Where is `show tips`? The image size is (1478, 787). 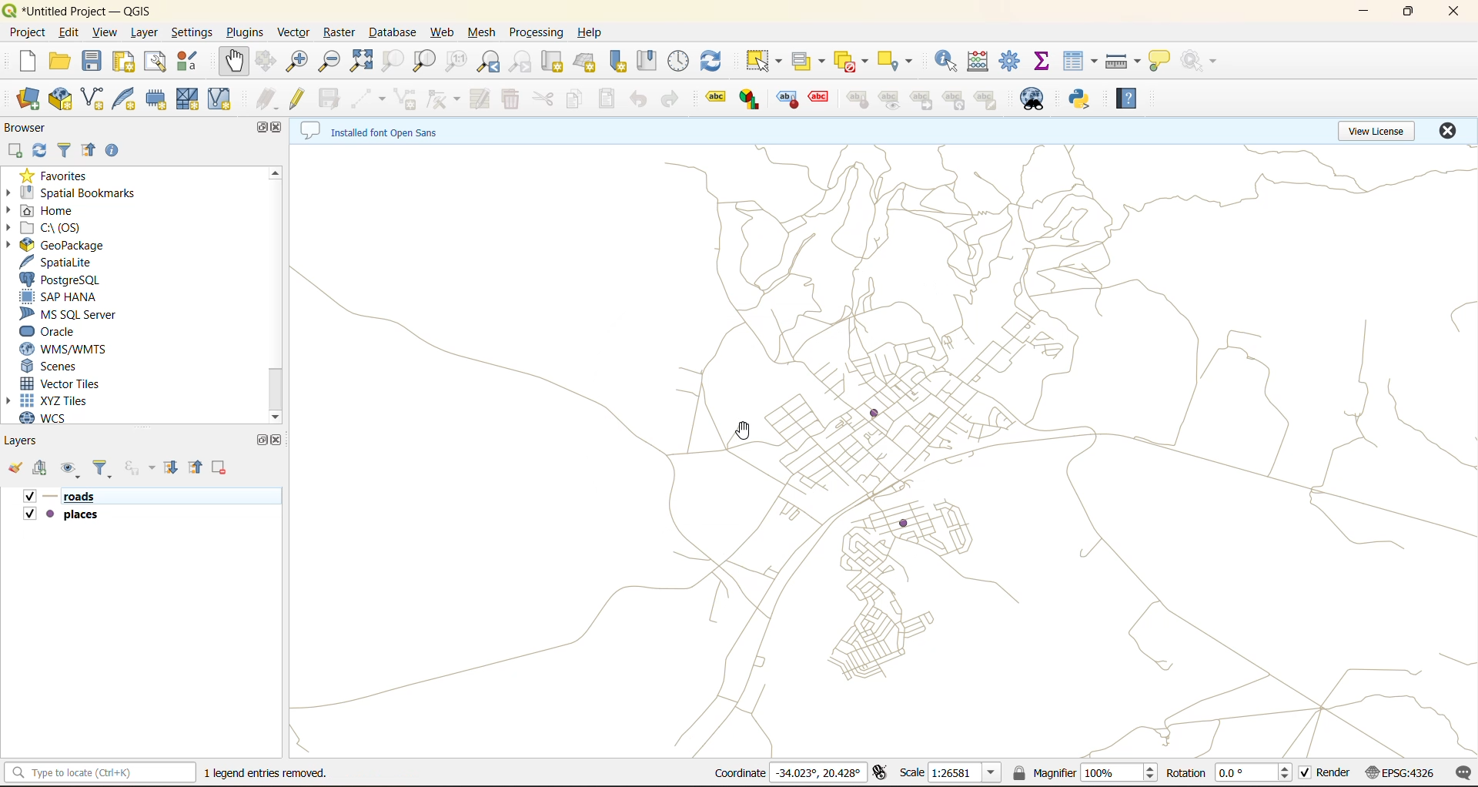
show tips is located at coordinates (1159, 62).